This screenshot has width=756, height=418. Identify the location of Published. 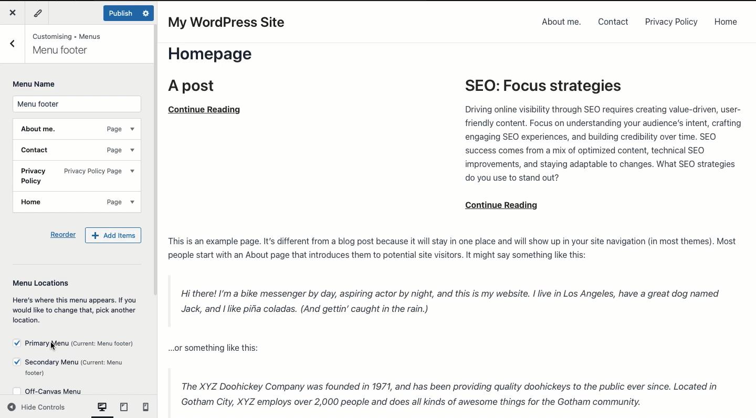
(127, 12).